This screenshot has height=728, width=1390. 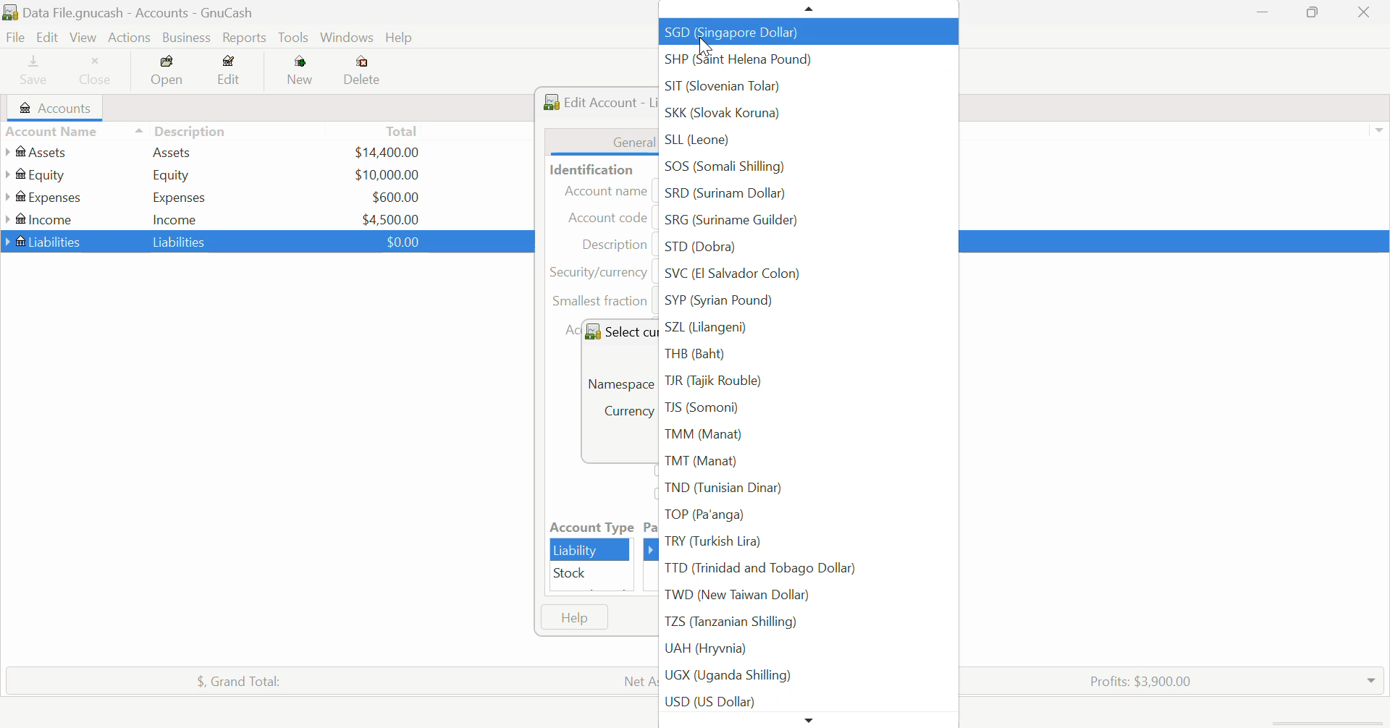 What do you see at coordinates (1263, 14) in the screenshot?
I see `Restore Down` at bounding box center [1263, 14].